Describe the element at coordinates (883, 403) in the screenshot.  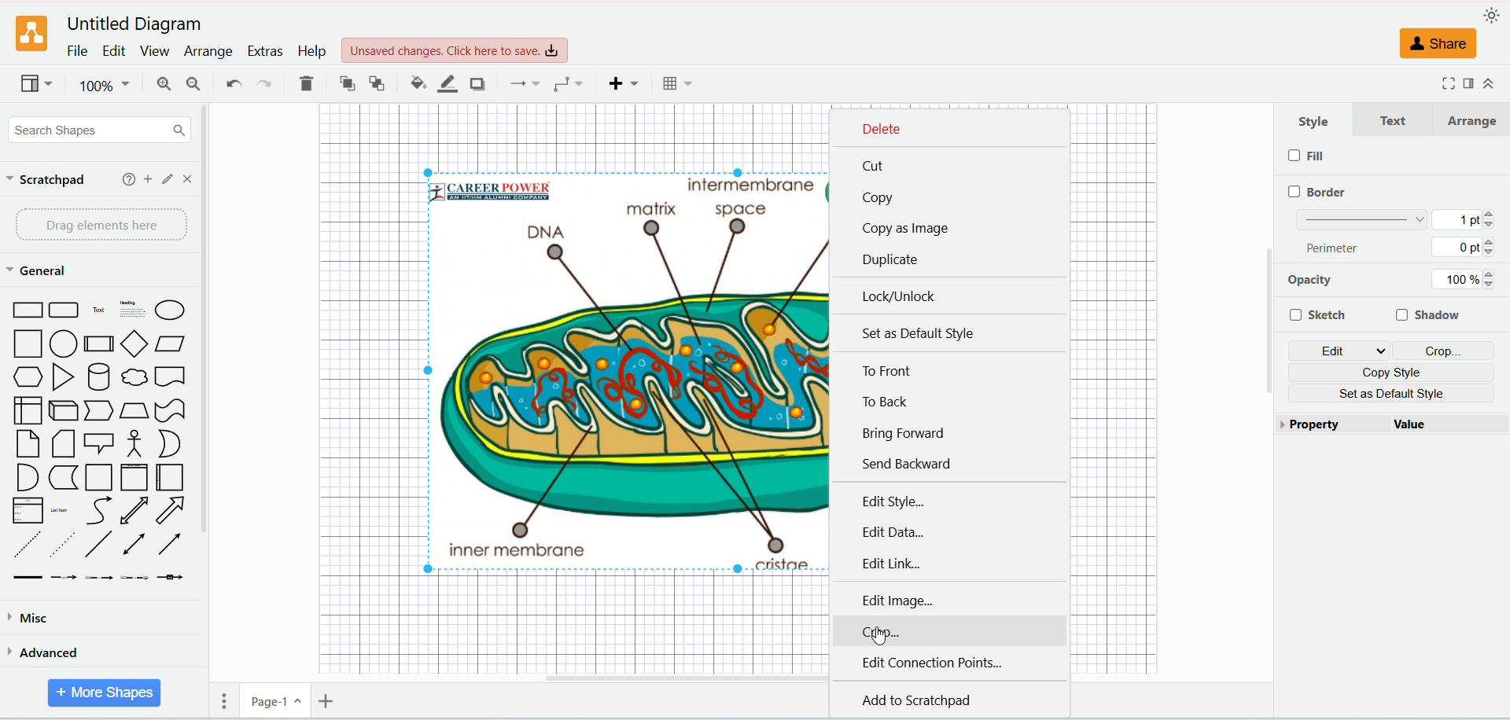
I see `to back` at that location.